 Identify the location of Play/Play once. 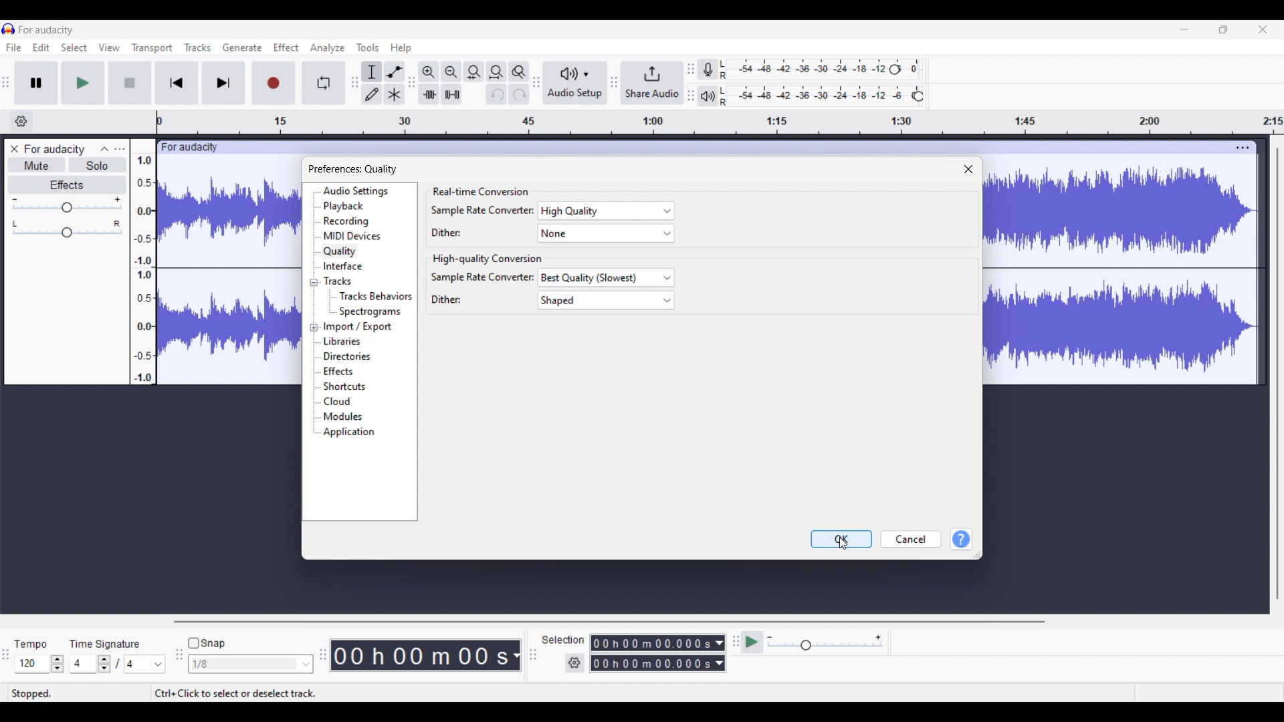
(83, 82).